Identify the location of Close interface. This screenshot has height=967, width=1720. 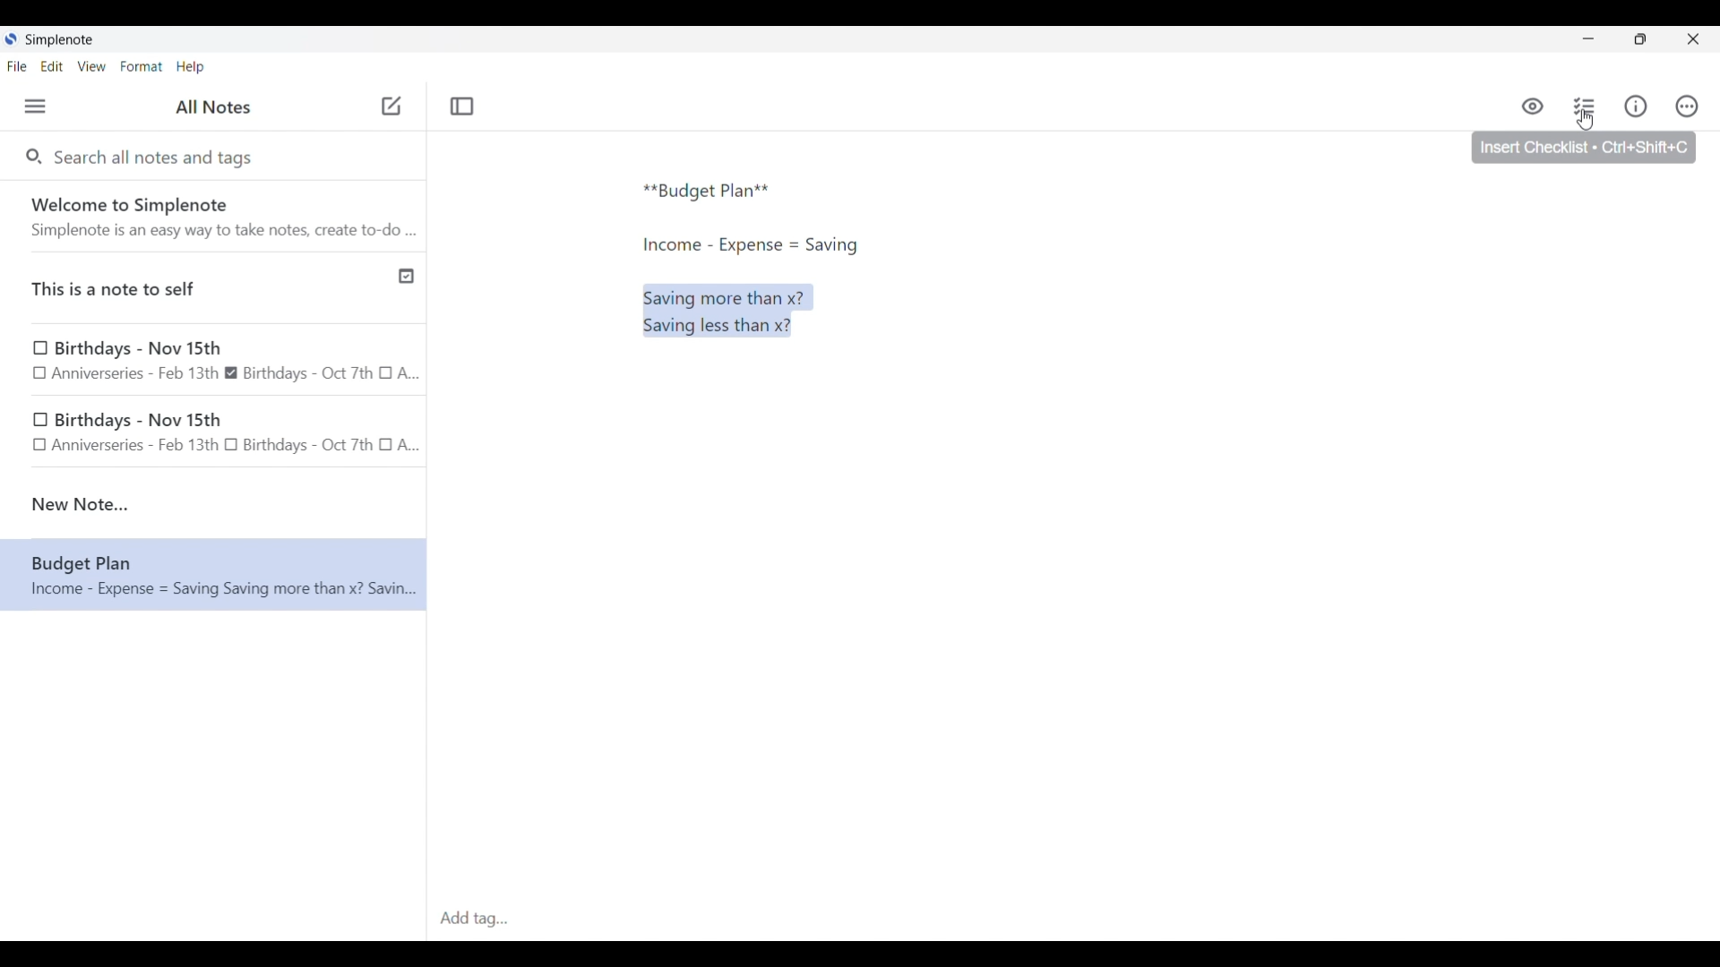
(1693, 39).